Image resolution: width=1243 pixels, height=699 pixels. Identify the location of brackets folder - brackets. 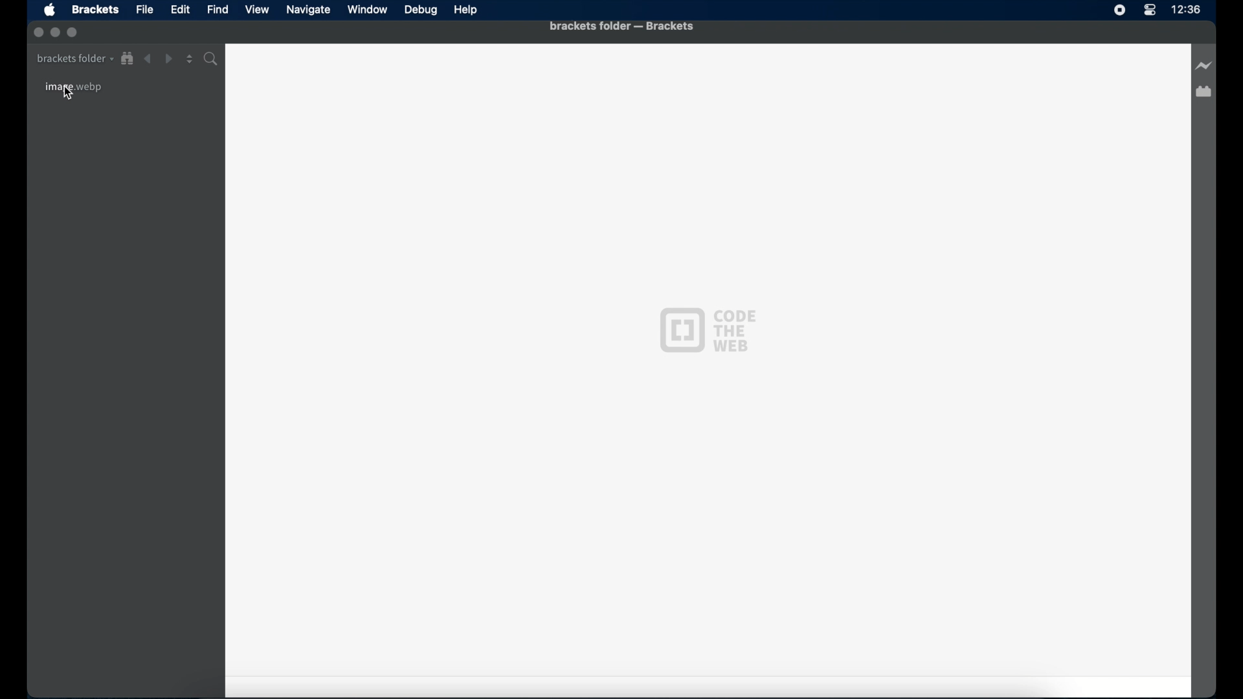
(621, 27).